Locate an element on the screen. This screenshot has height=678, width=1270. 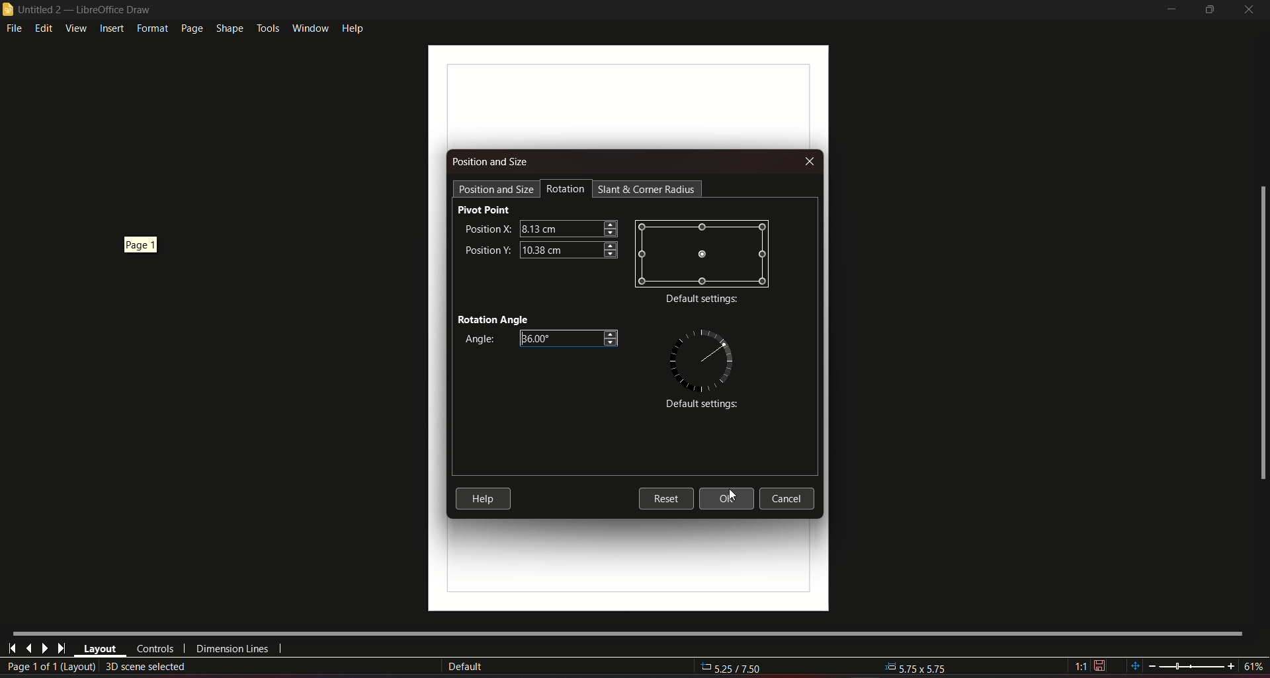
5.25/7.50 is located at coordinates (739, 669).